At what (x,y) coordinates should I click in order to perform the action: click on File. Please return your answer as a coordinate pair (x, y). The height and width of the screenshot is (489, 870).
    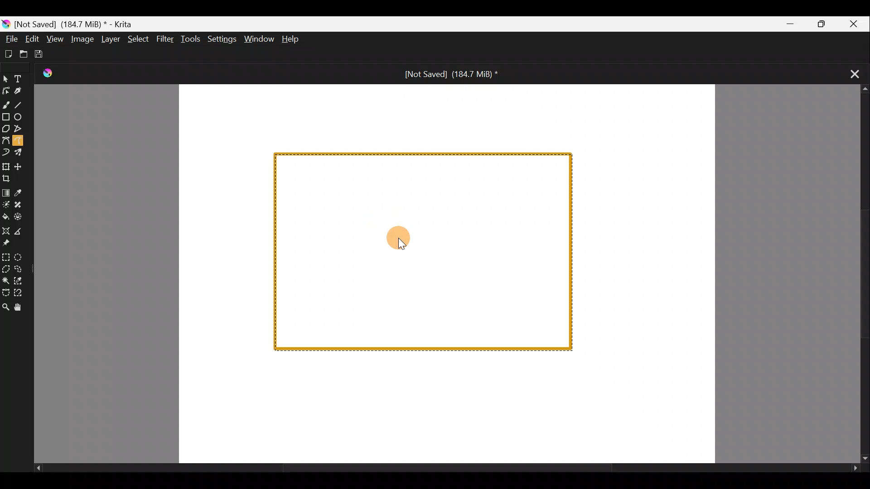
    Looking at the image, I should click on (9, 38).